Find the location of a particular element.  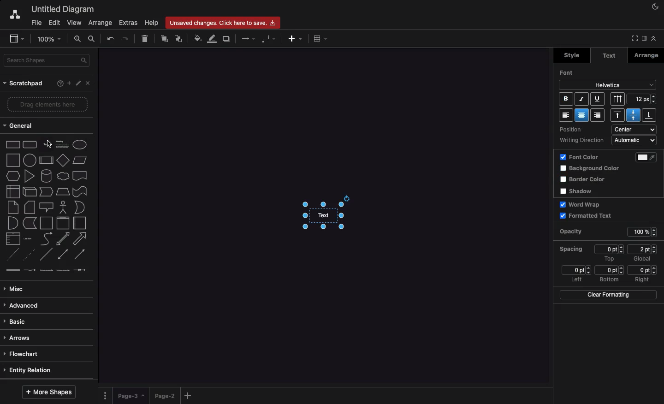

100% is located at coordinates (644, 232).